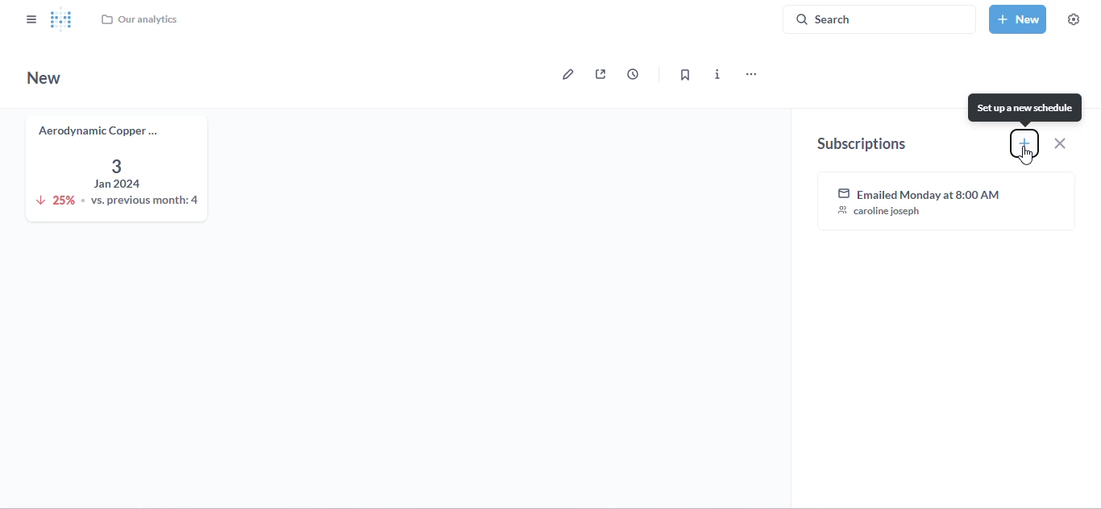  What do you see at coordinates (114, 167) in the screenshot?
I see `aerodynamic copper knife trend` at bounding box center [114, 167].